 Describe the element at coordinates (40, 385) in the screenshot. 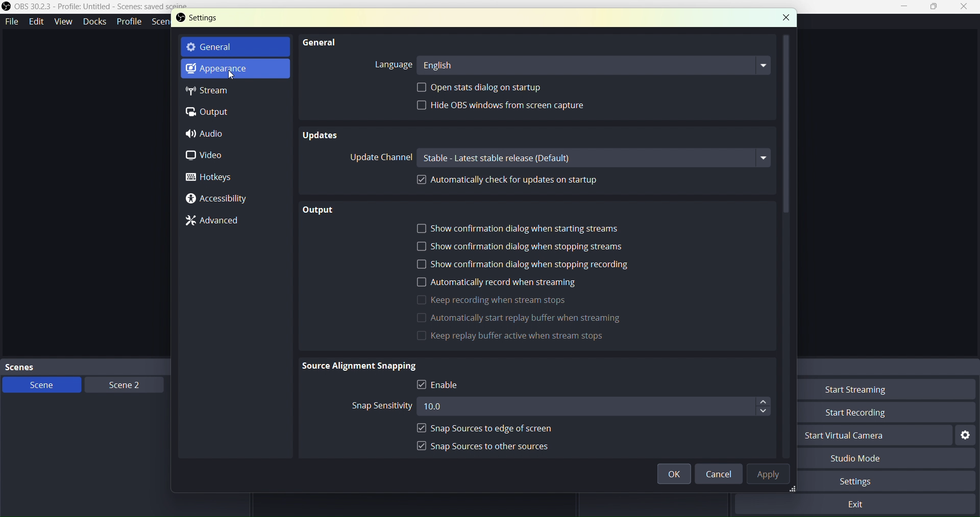

I see `Scene` at that location.